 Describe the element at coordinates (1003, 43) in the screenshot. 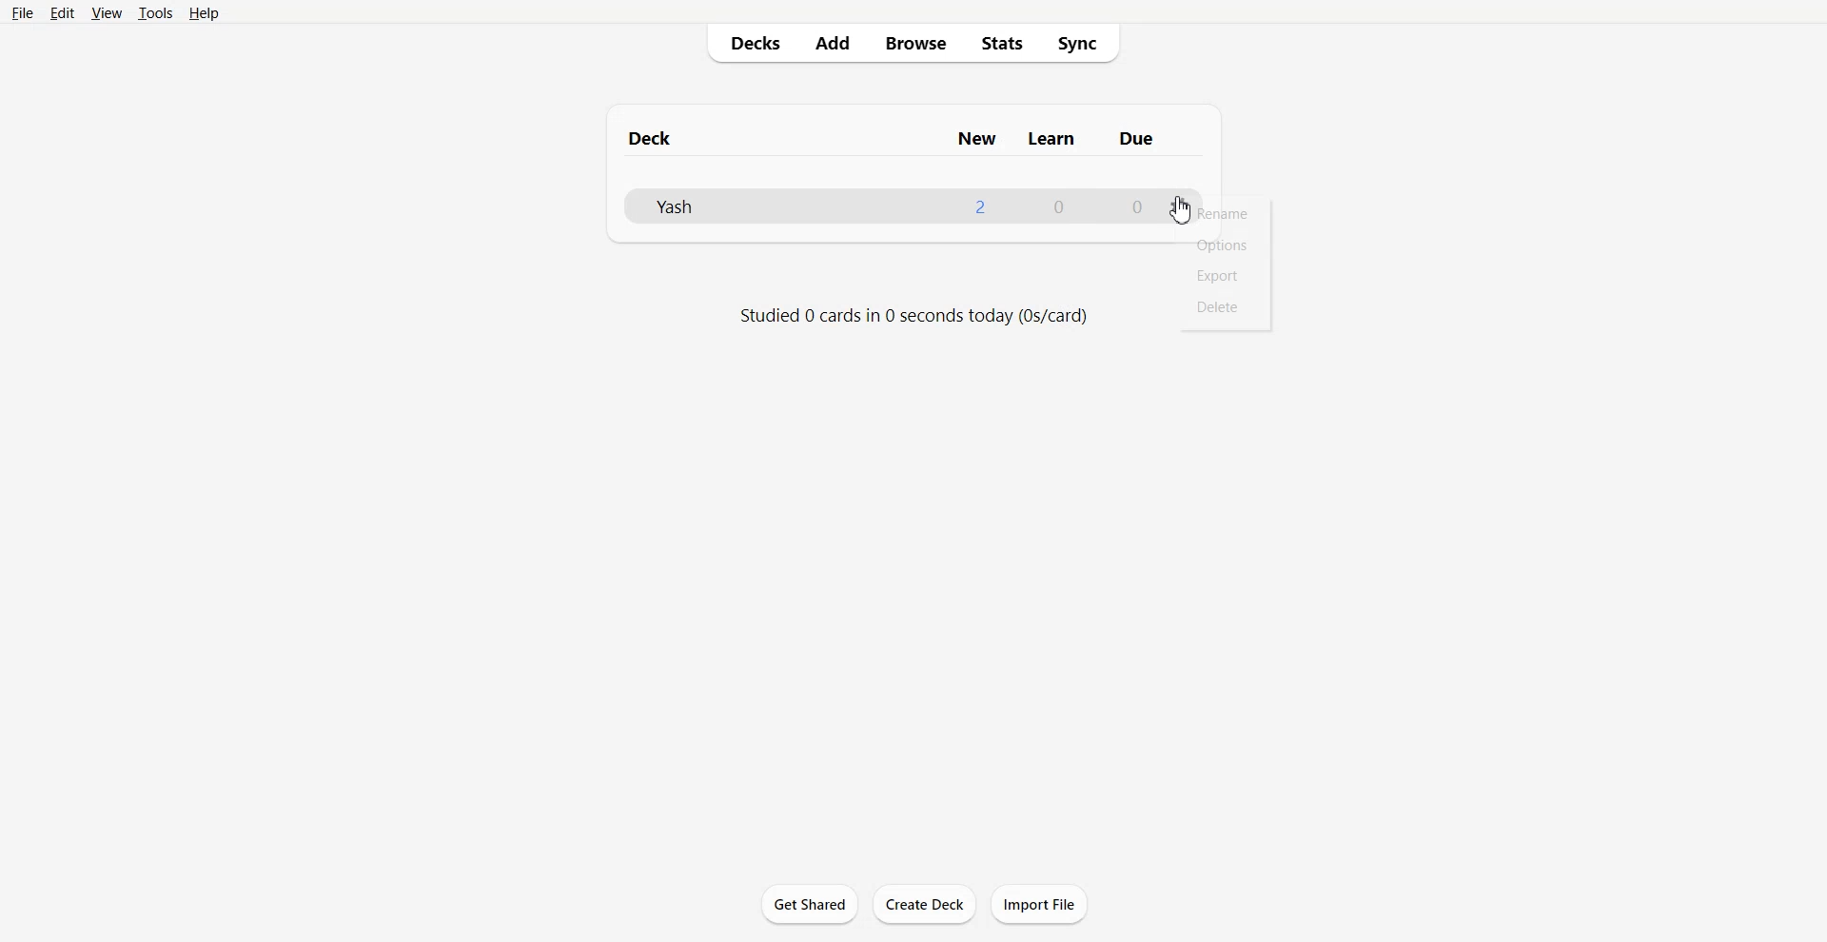

I see `Stats` at that location.